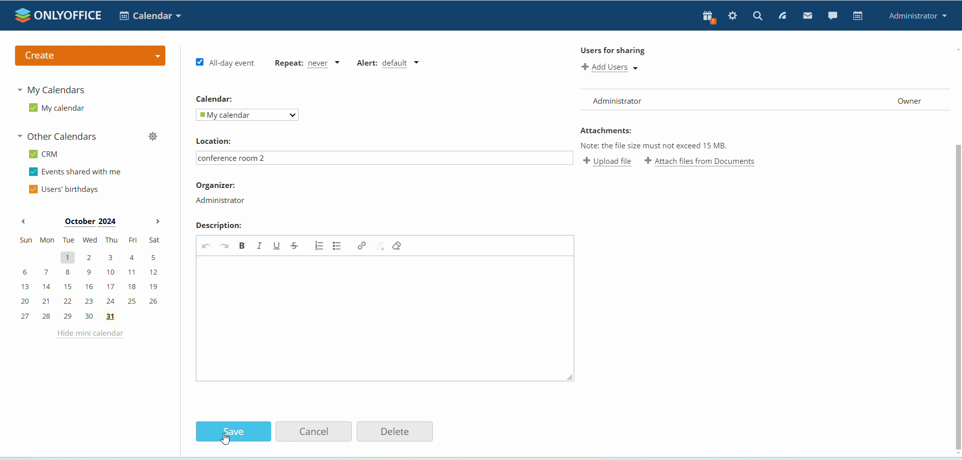 The height and width of the screenshot is (460, 962). What do you see at coordinates (306, 64) in the screenshot?
I see `event repetition` at bounding box center [306, 64].